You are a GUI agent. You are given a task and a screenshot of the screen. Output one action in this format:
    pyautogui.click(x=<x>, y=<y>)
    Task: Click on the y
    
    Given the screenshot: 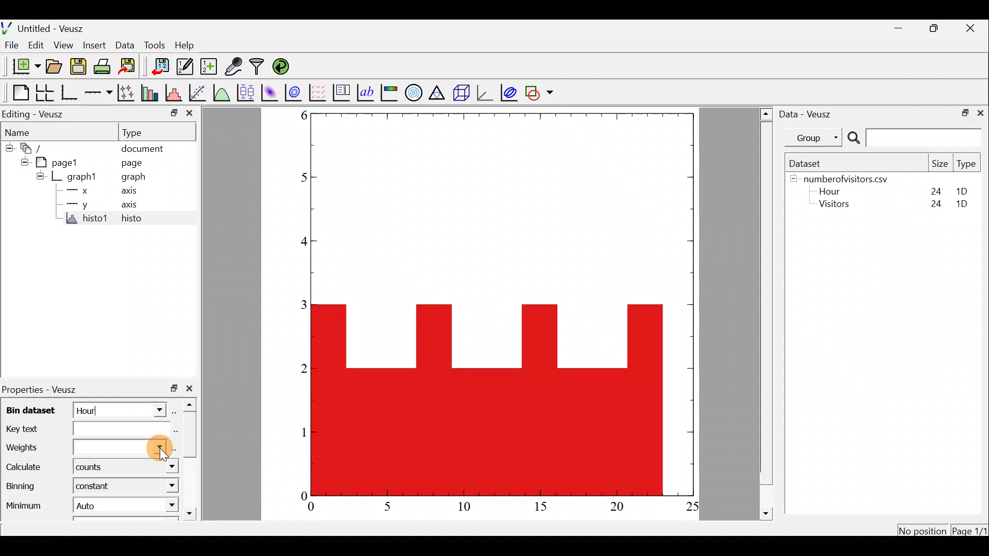 What is the action you would take?
    pyautogui.click(x=86, y=206)
    